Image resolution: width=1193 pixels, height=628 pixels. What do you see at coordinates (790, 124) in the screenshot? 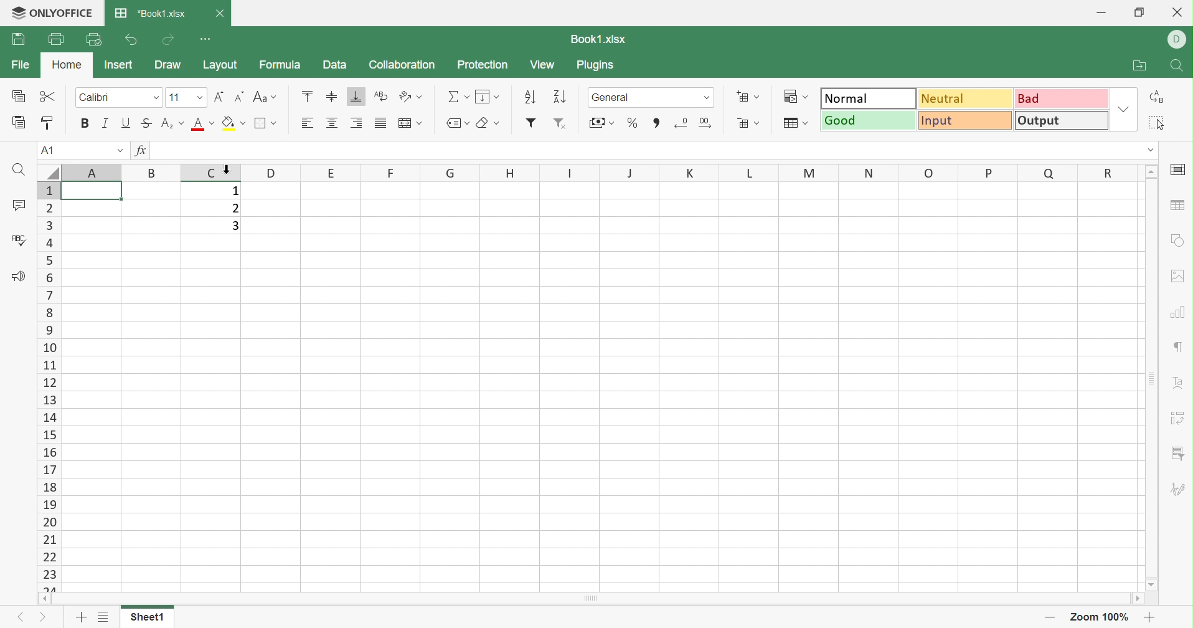
I see `Format as table template` at bounding box center [790, 124].